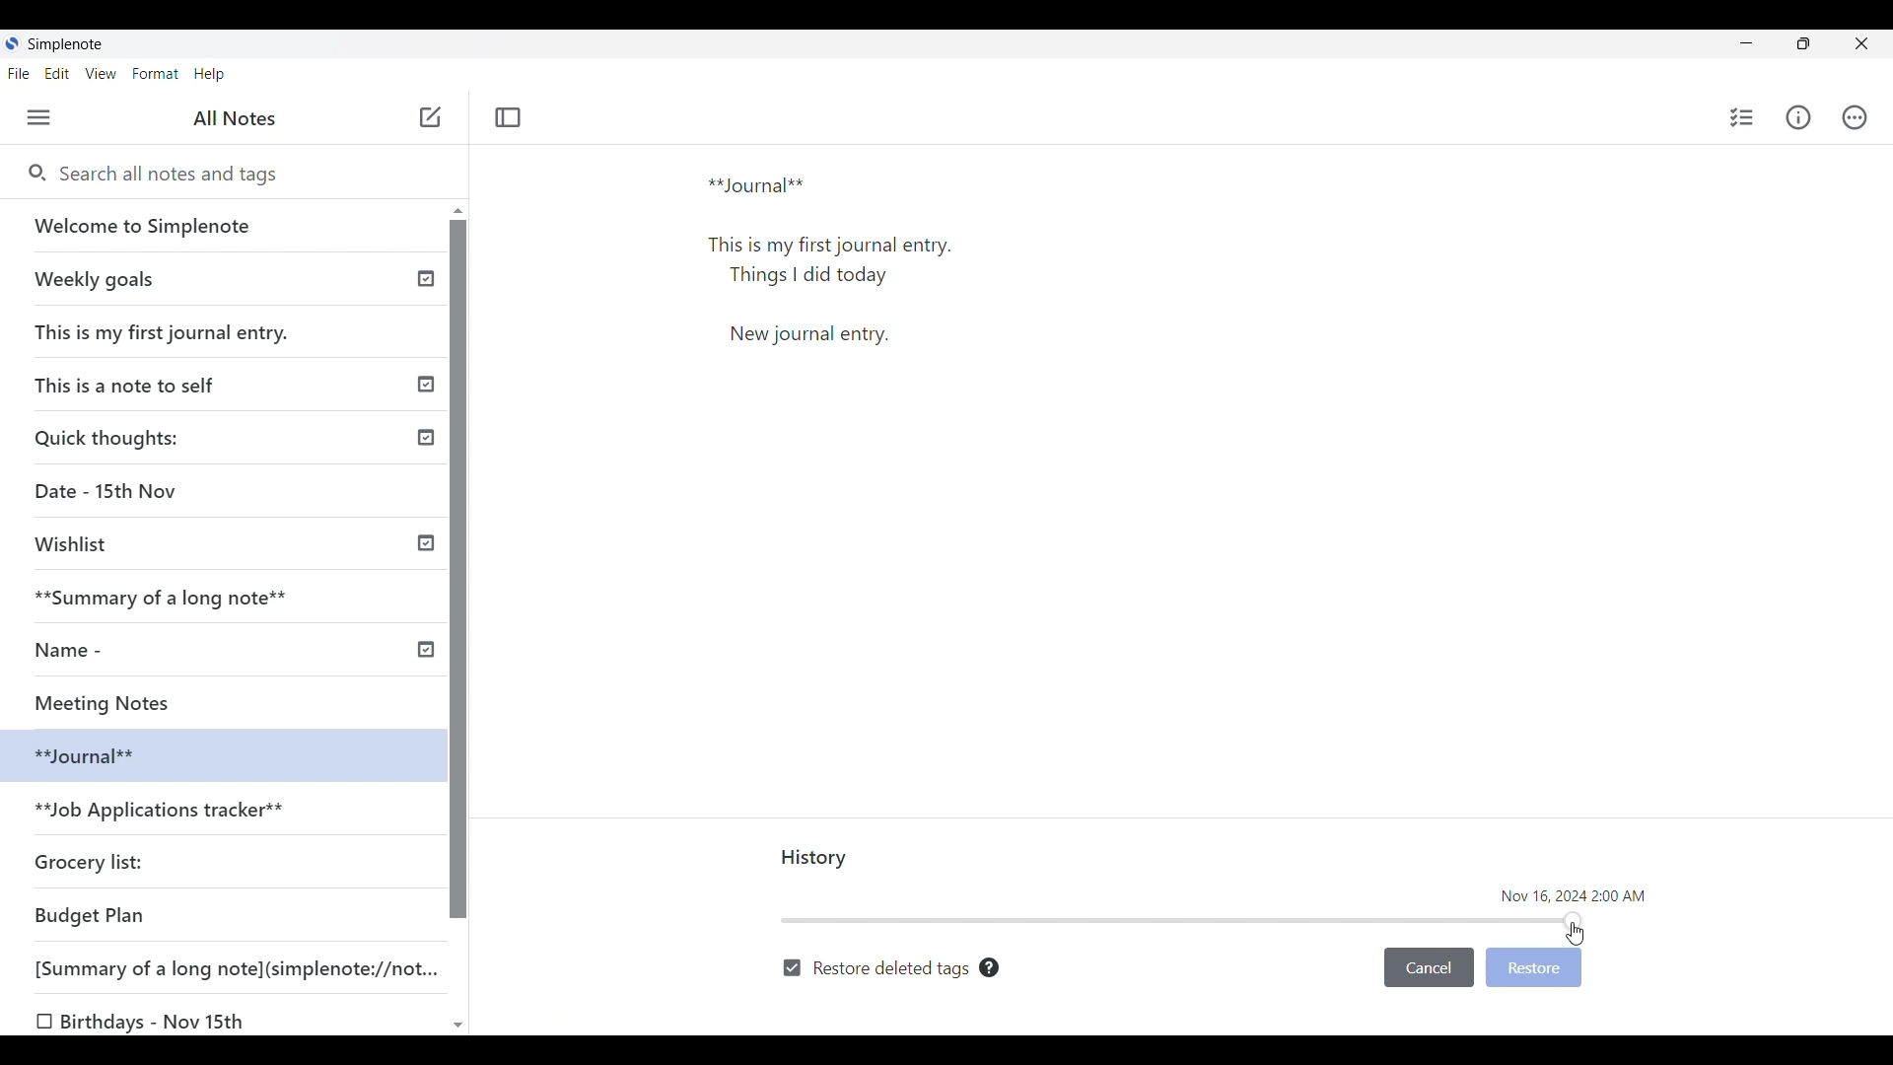 The height and width of the screenshot is (1065, 1893). What do you see at coordinates (221, 278) in the screenshot?
I see `weekly goals` at bounding box center [221, 278].